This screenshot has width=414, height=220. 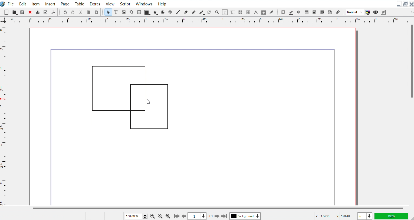 What do you see at coordinates (148, 101) in the screenshot?
I see `Cursor` at bounding box center [148, 101].